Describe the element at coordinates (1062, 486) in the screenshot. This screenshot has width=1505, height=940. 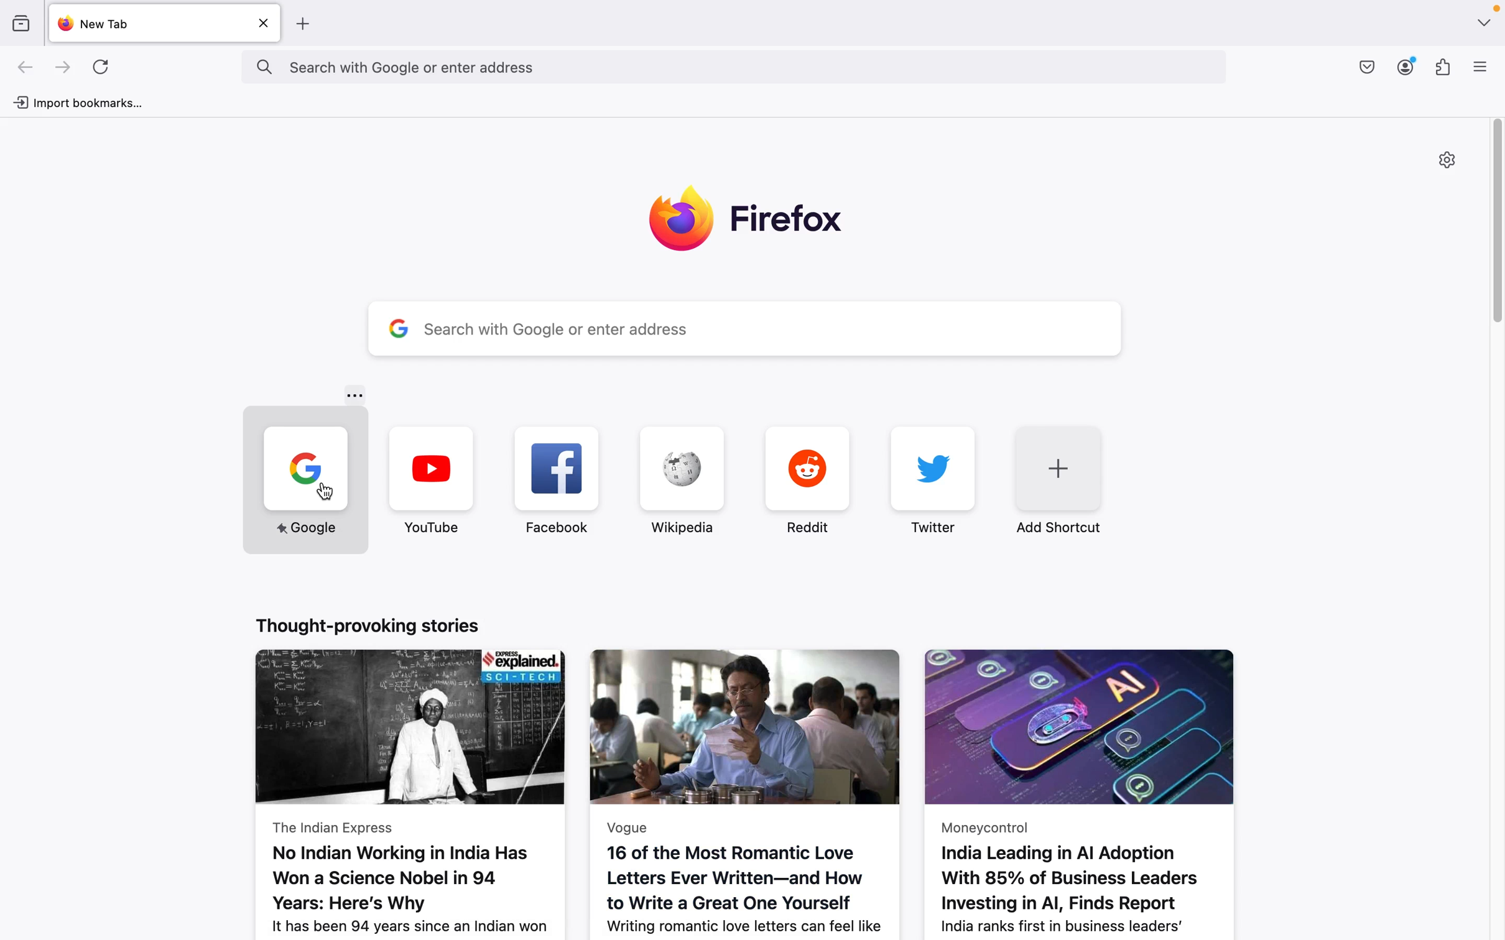
I see `add shortcut` at that location.